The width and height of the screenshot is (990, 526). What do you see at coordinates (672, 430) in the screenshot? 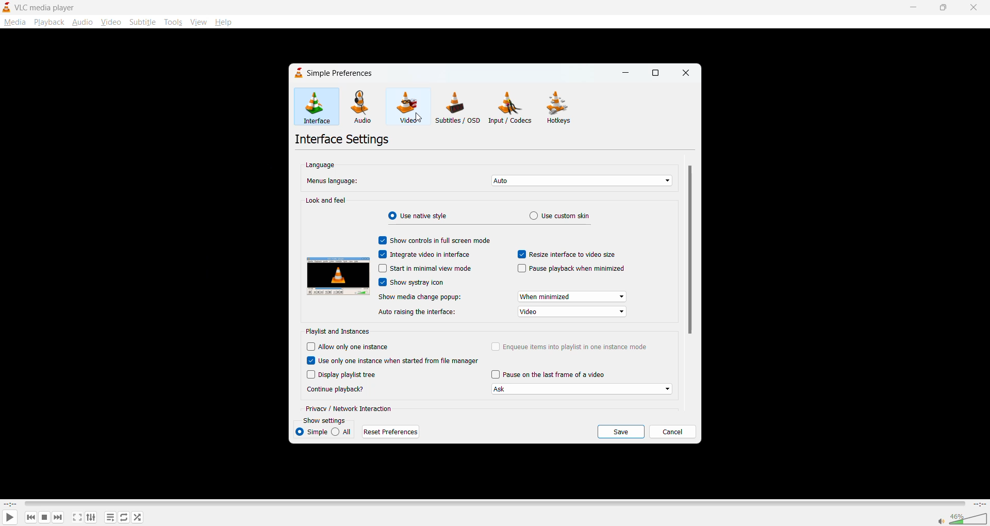
I see `cancel` at bounding box center [672, 430].